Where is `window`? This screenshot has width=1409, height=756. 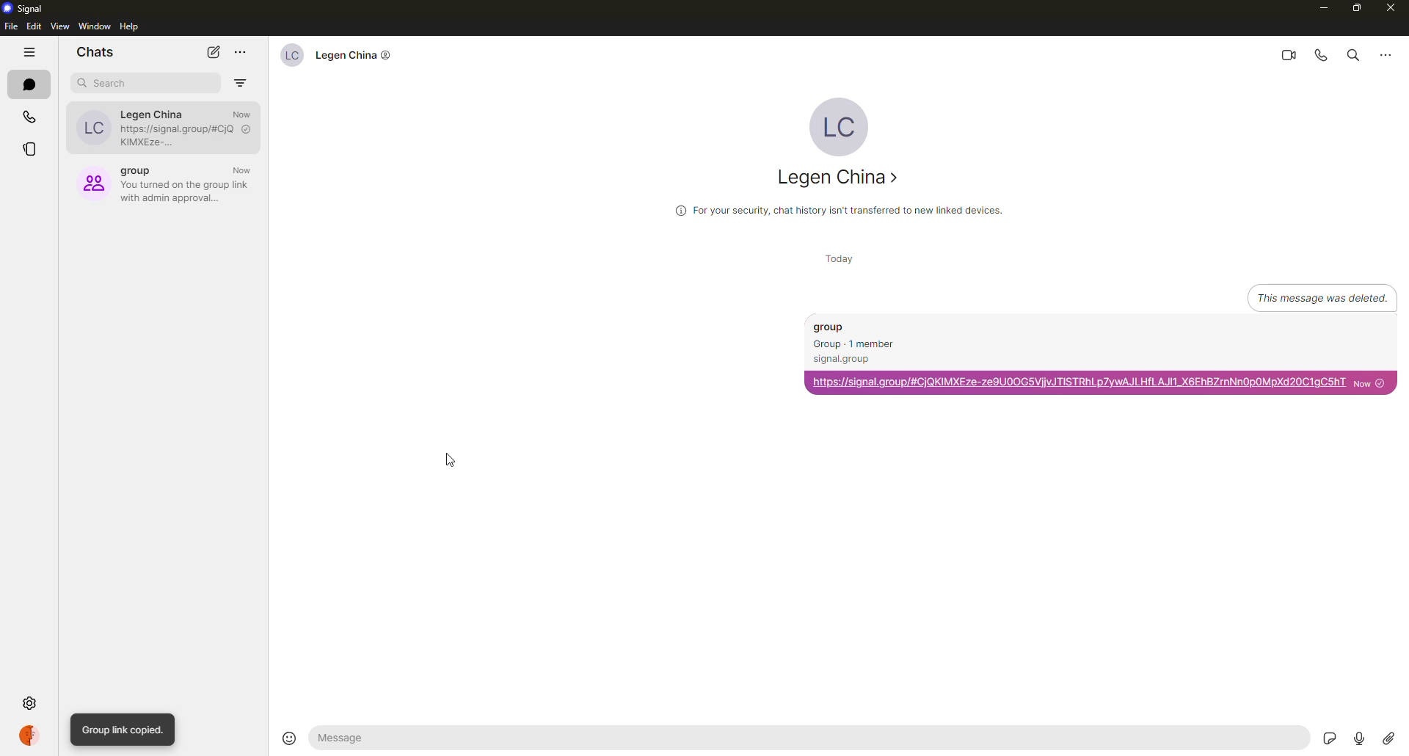
window is located at coordinates (95, 26).